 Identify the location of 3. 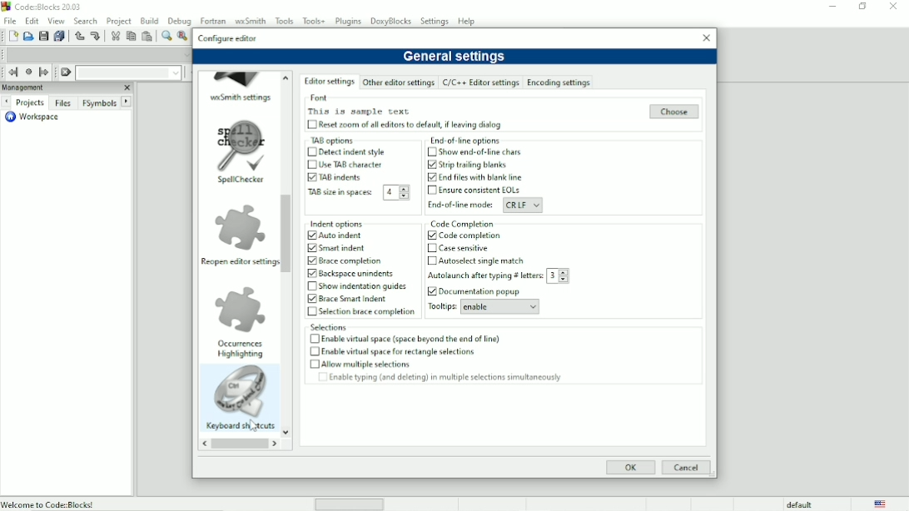
(551, 275).